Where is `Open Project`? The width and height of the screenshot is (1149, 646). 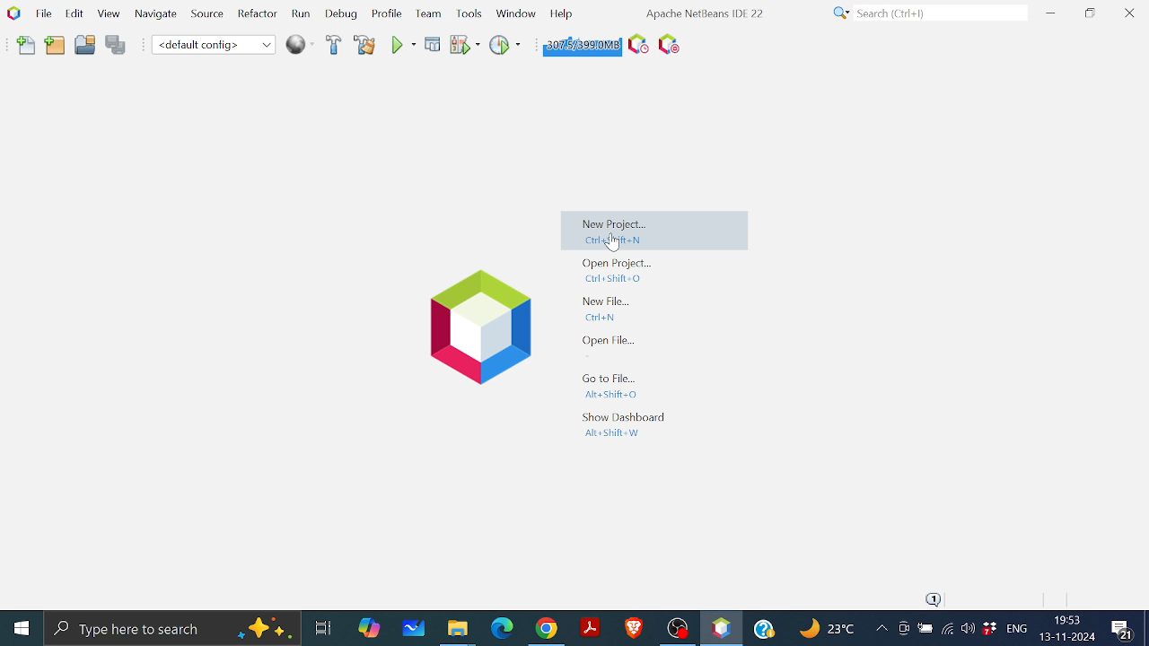 Open Project is located at coordinates (618, 270).